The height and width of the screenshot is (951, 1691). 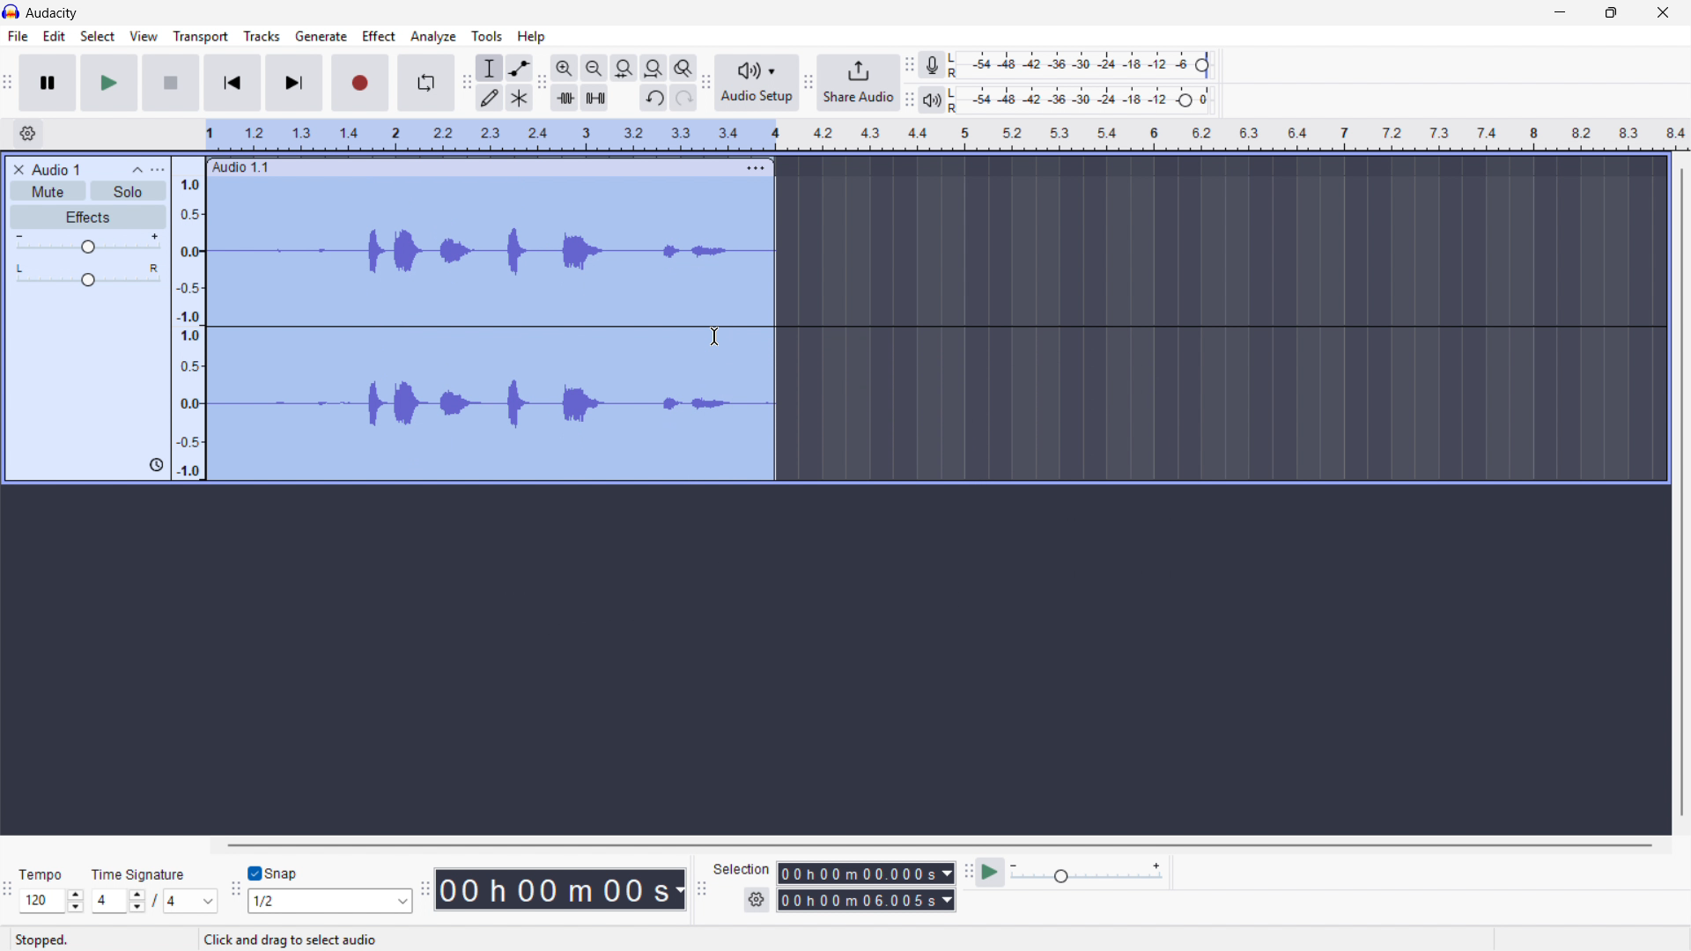 I want to click on track control, so click(x=151, y=462).